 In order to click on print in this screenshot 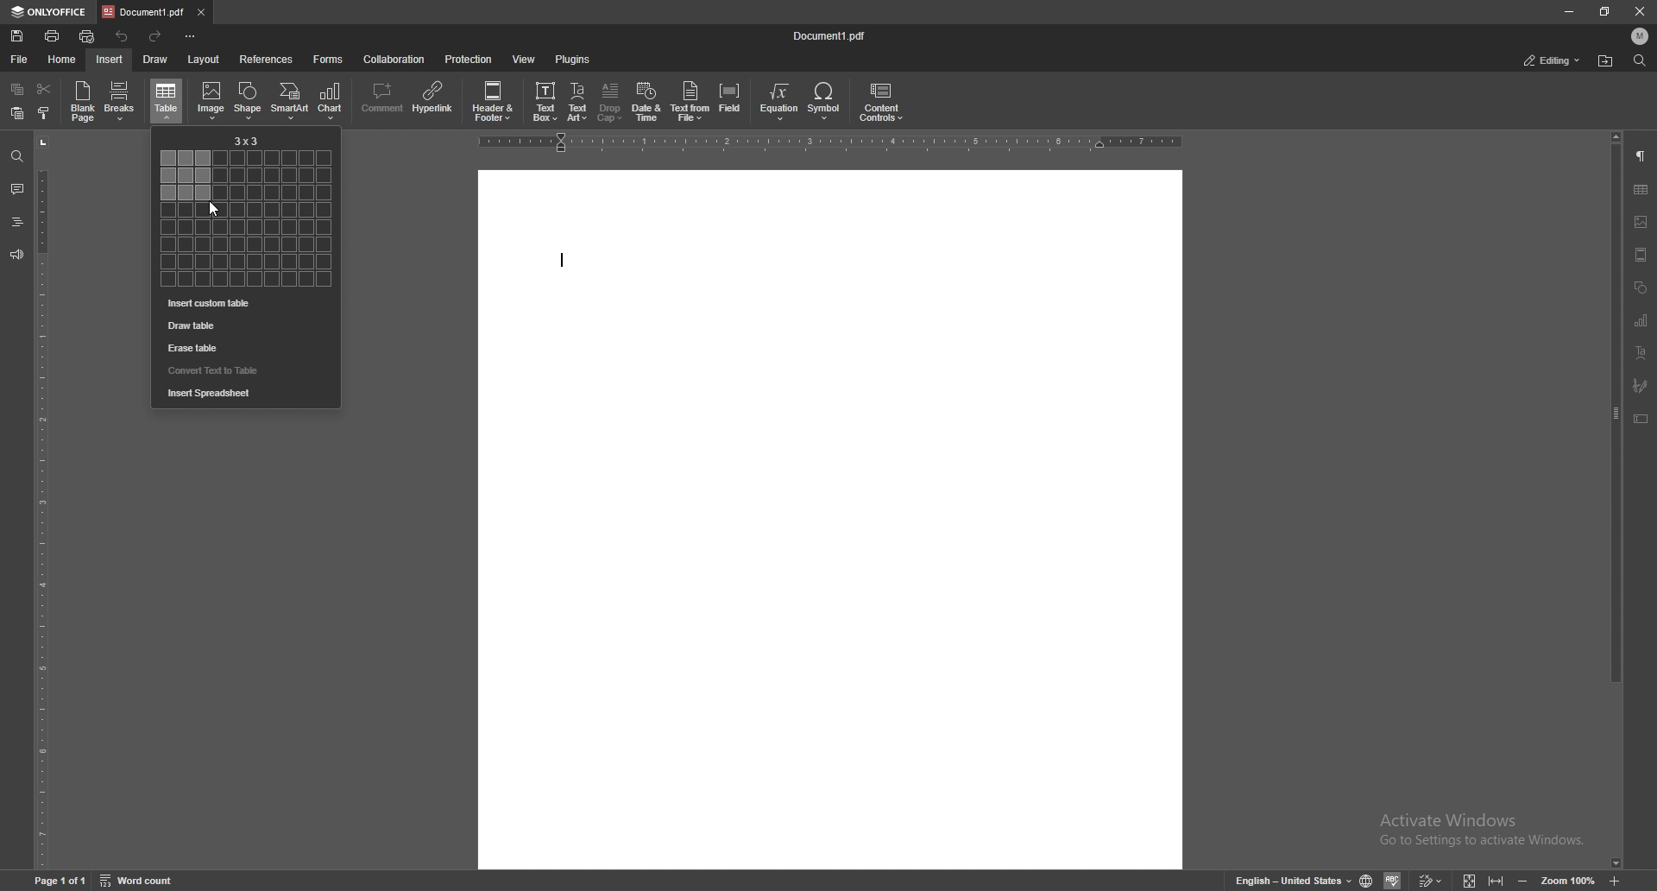, I will do `click(53, 35)`.